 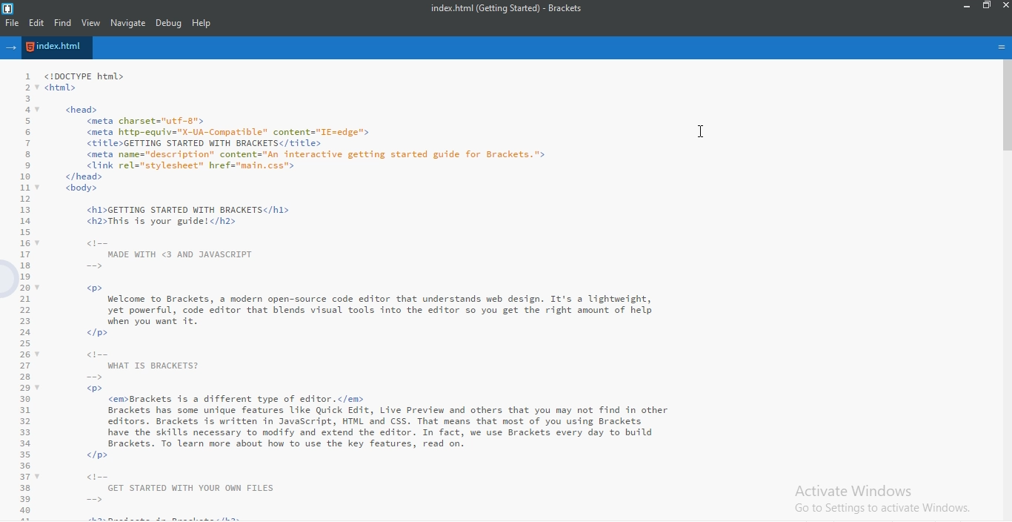 What do you see at coordinates (61, 23) in the screenshot?
I see `find` at bounding box center [61, 23].